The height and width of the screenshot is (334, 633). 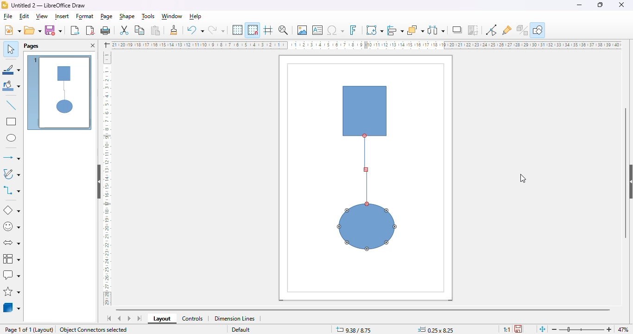 I want to click on align objects, so click(x=396, y=30).